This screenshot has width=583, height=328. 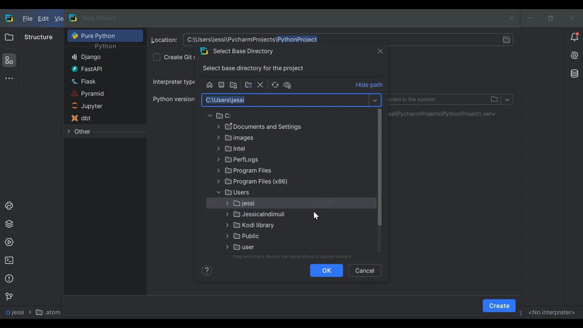 I want to click on Edit, so click(x=44, y=19).